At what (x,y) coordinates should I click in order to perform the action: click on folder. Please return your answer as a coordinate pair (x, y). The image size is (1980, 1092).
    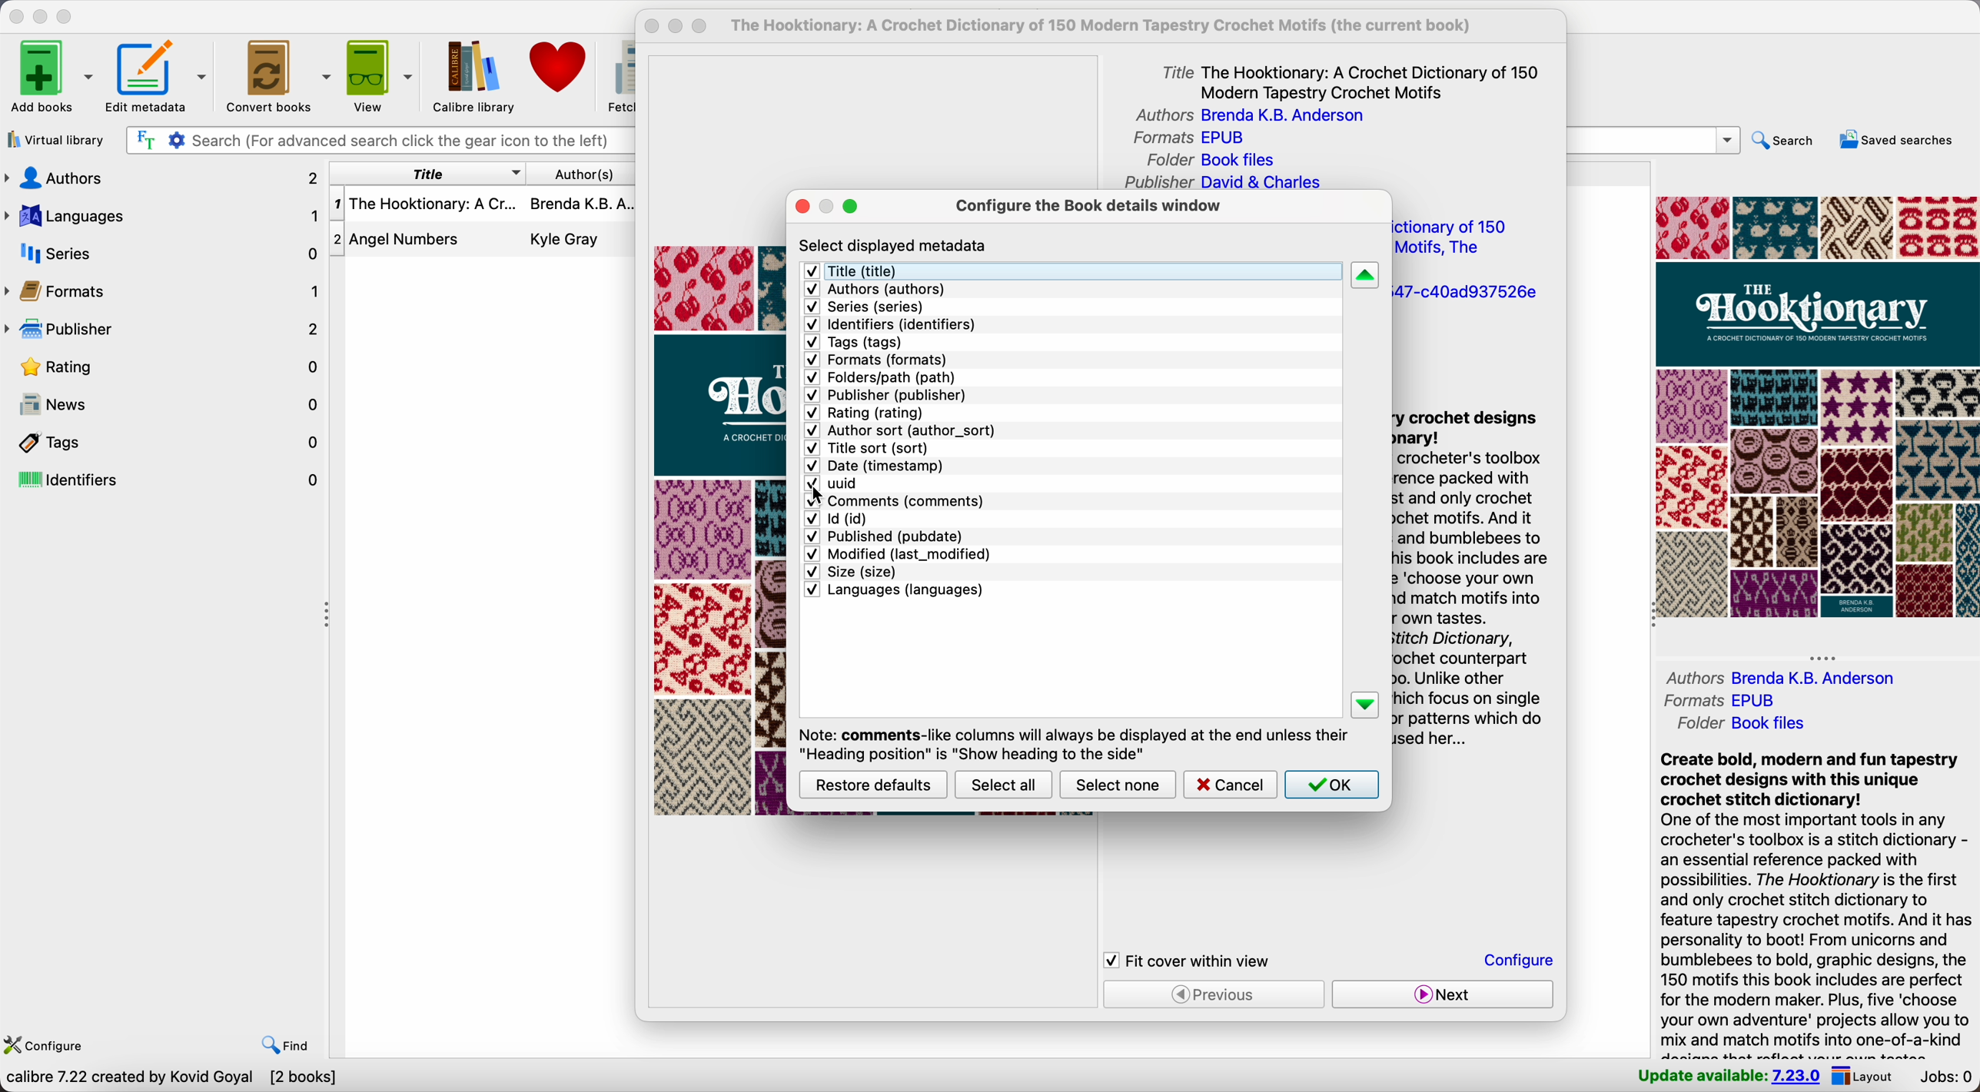
    Looking at the image, I should click on (1748, 723).